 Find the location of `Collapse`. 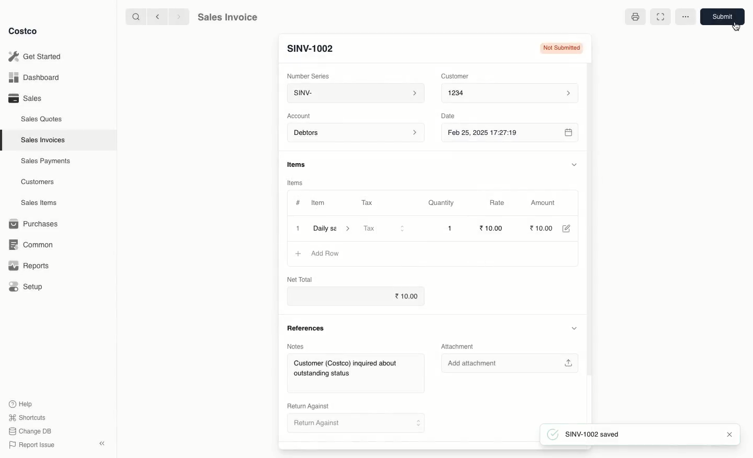

Collapse is located at coordinates (101, 443).